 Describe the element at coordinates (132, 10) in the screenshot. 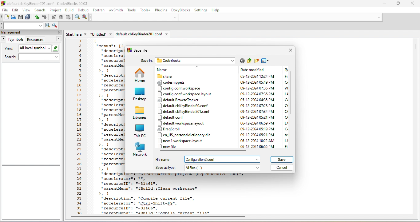

I see `tools` at that location.